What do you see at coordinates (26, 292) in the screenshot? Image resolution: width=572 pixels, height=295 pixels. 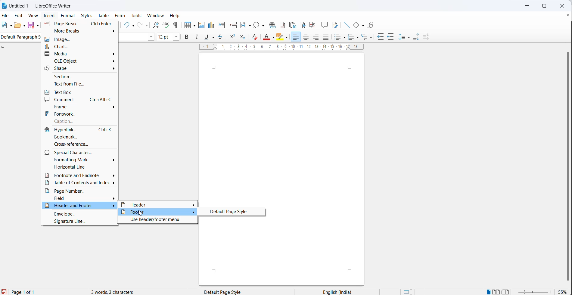 I see `current page` at bounding box center [26, 292].